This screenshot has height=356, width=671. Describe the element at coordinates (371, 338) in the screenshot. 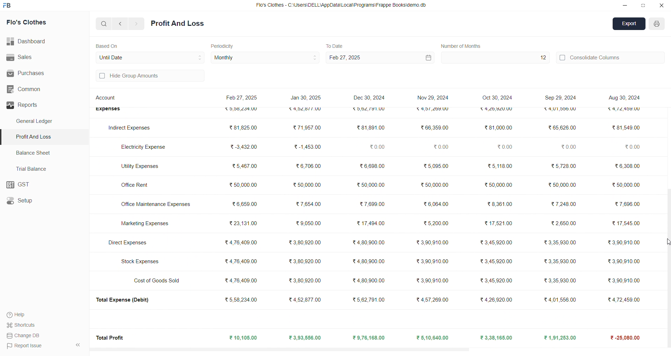

I see `₹9,76,168.00` at that location.